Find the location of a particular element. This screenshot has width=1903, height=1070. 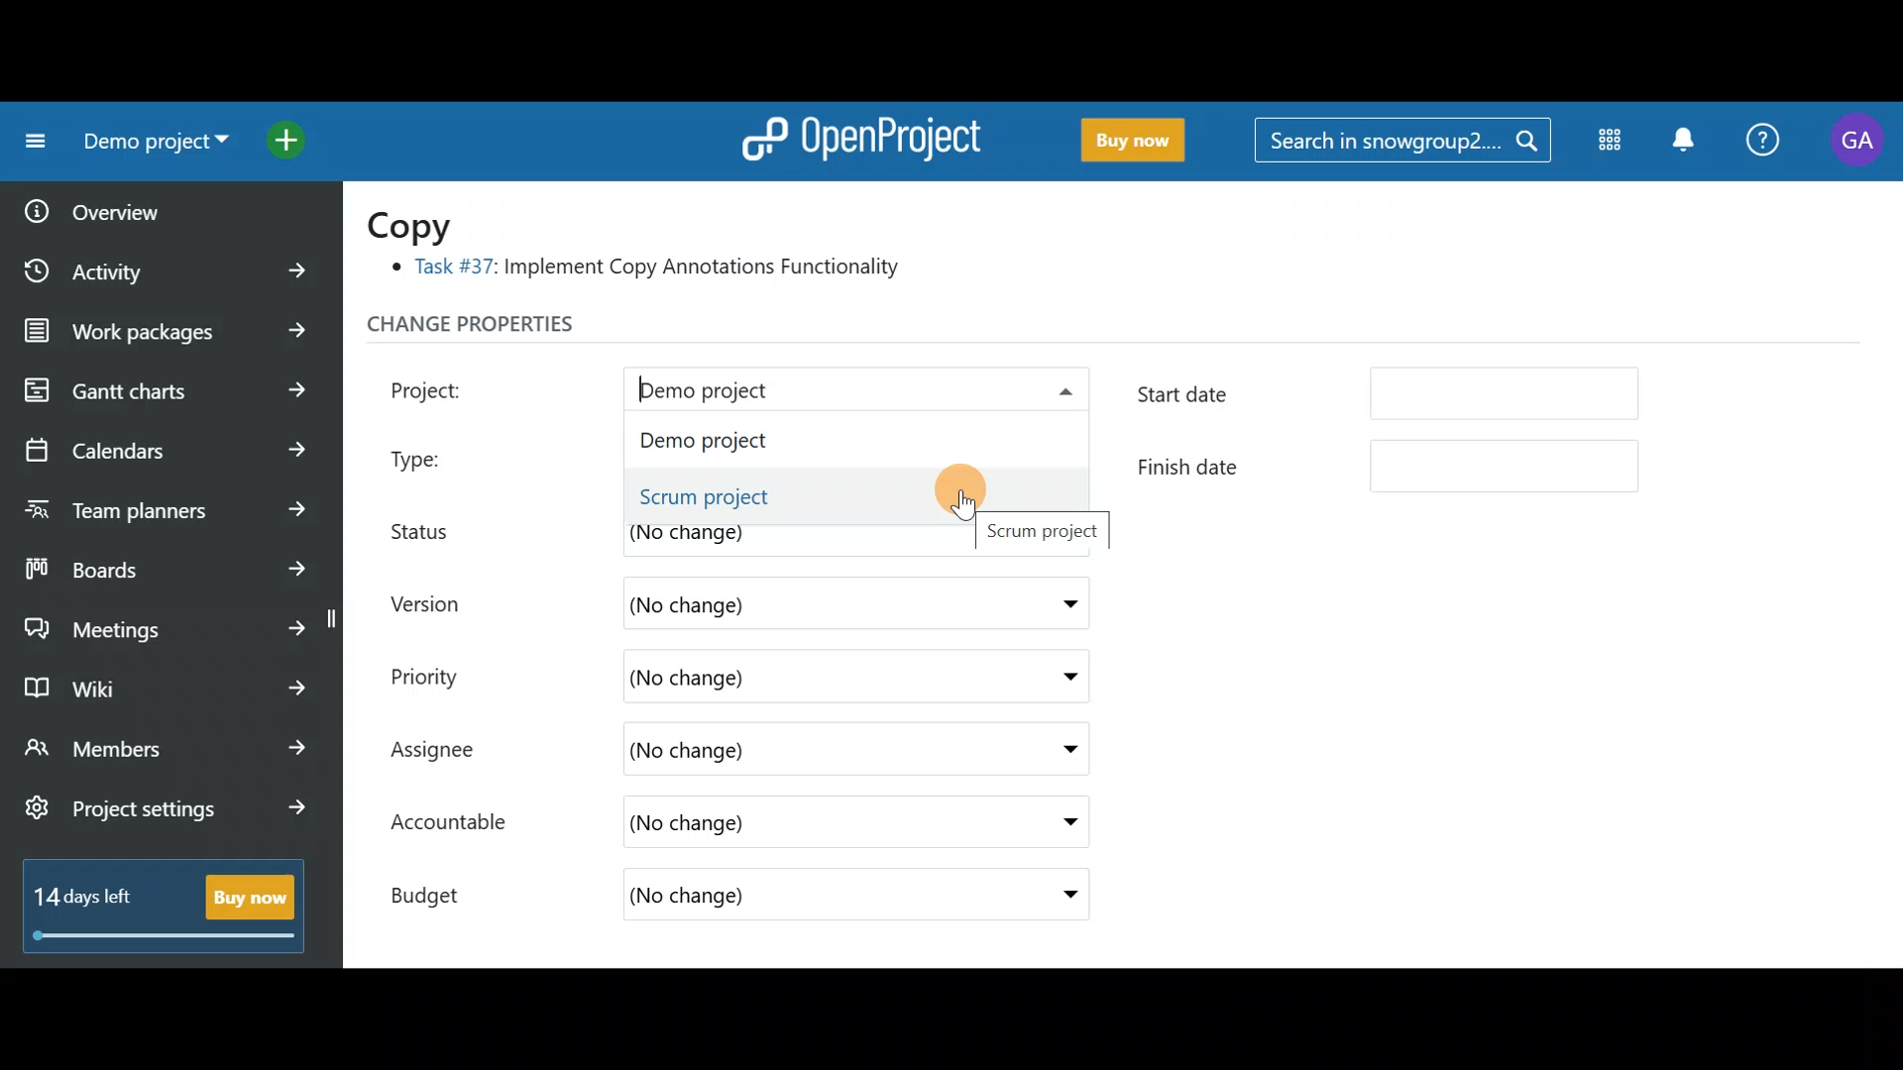

Activity is located at coordinates (171, 265).